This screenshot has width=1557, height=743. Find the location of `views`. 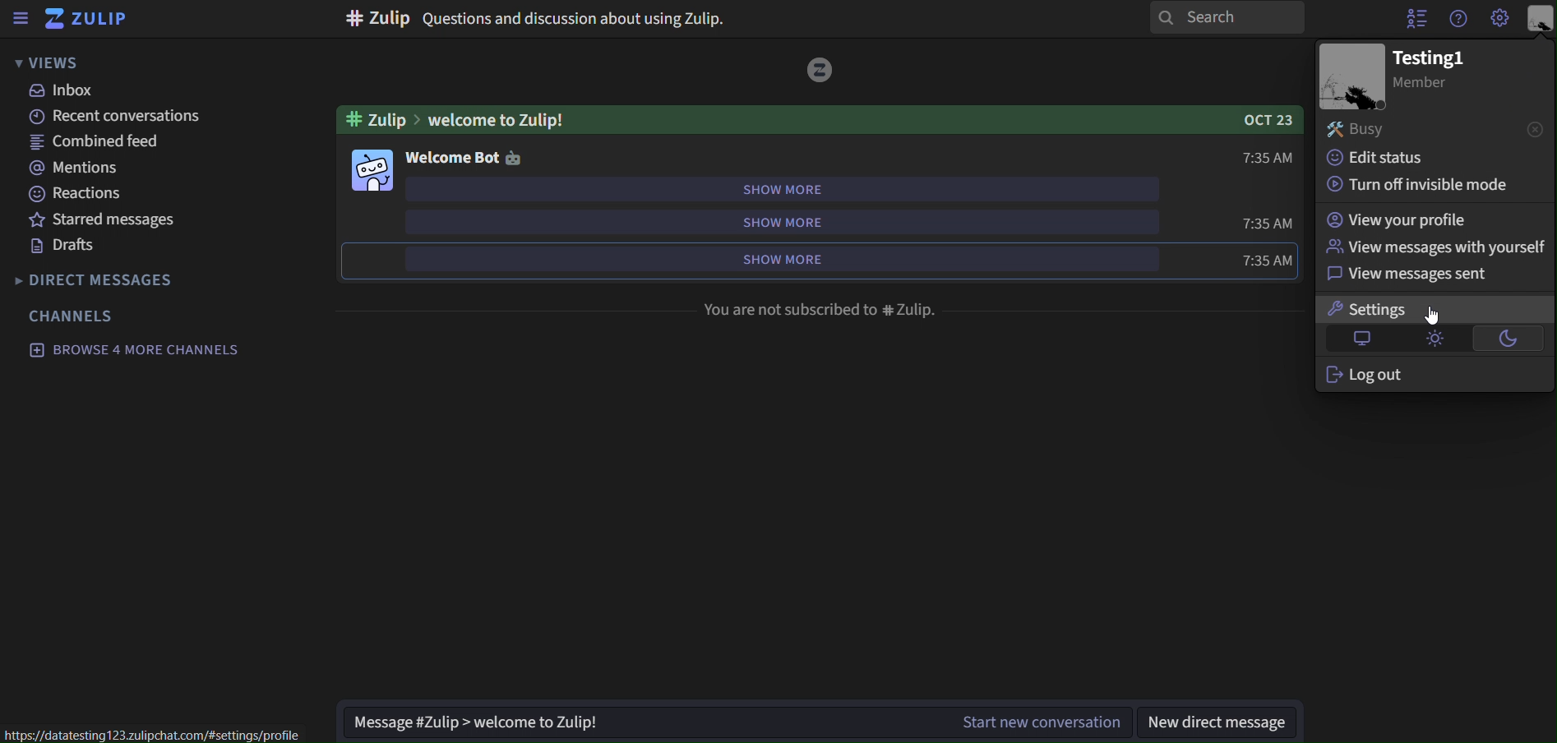

views is located at coordinates (58, 62).